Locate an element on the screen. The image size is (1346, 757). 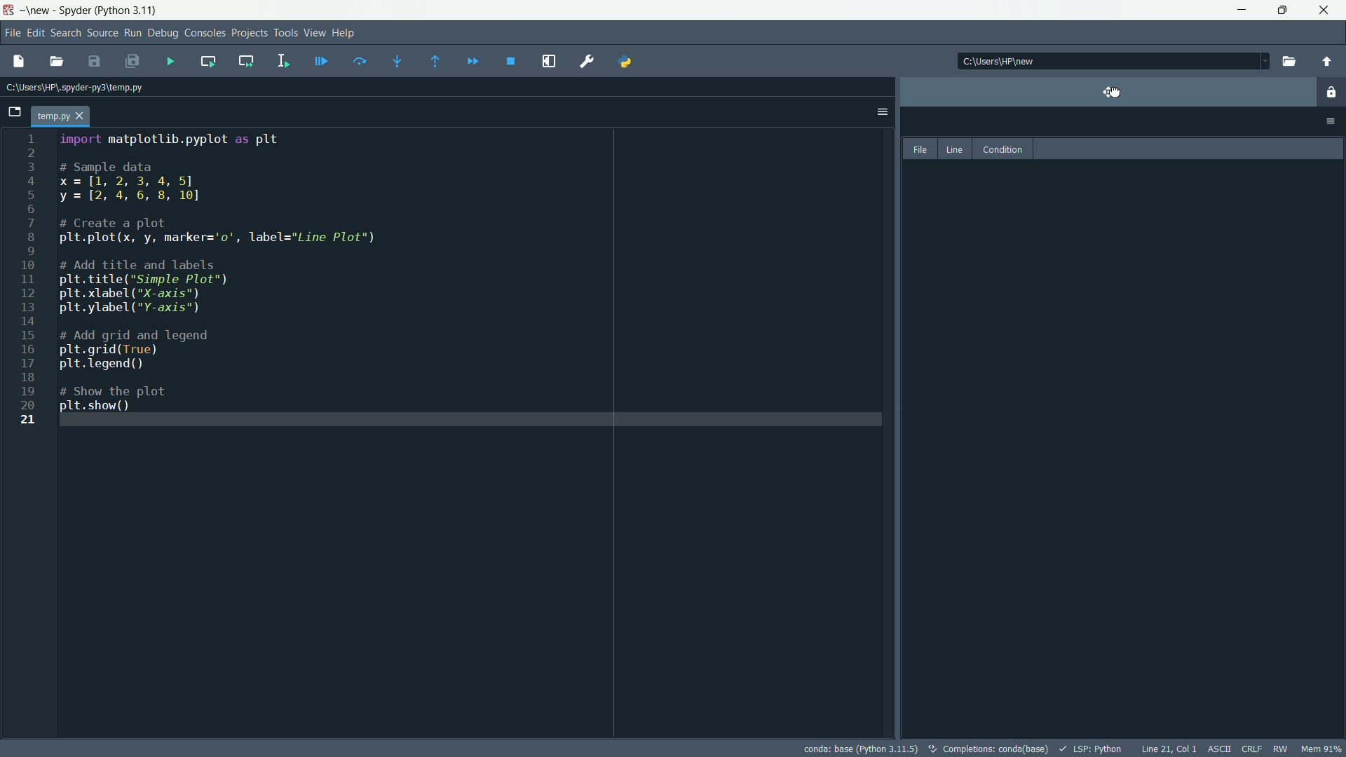
edit menu is located at coordinates (37, 32).